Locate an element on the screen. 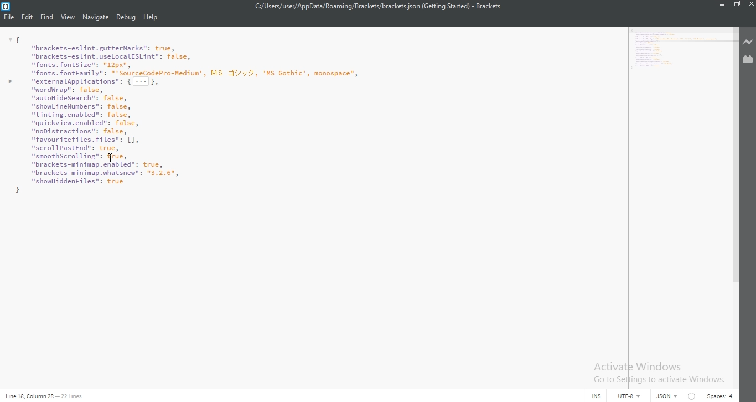 The height and width of the screenshot is (402, 756). Close is located at coordinates (751, 4).